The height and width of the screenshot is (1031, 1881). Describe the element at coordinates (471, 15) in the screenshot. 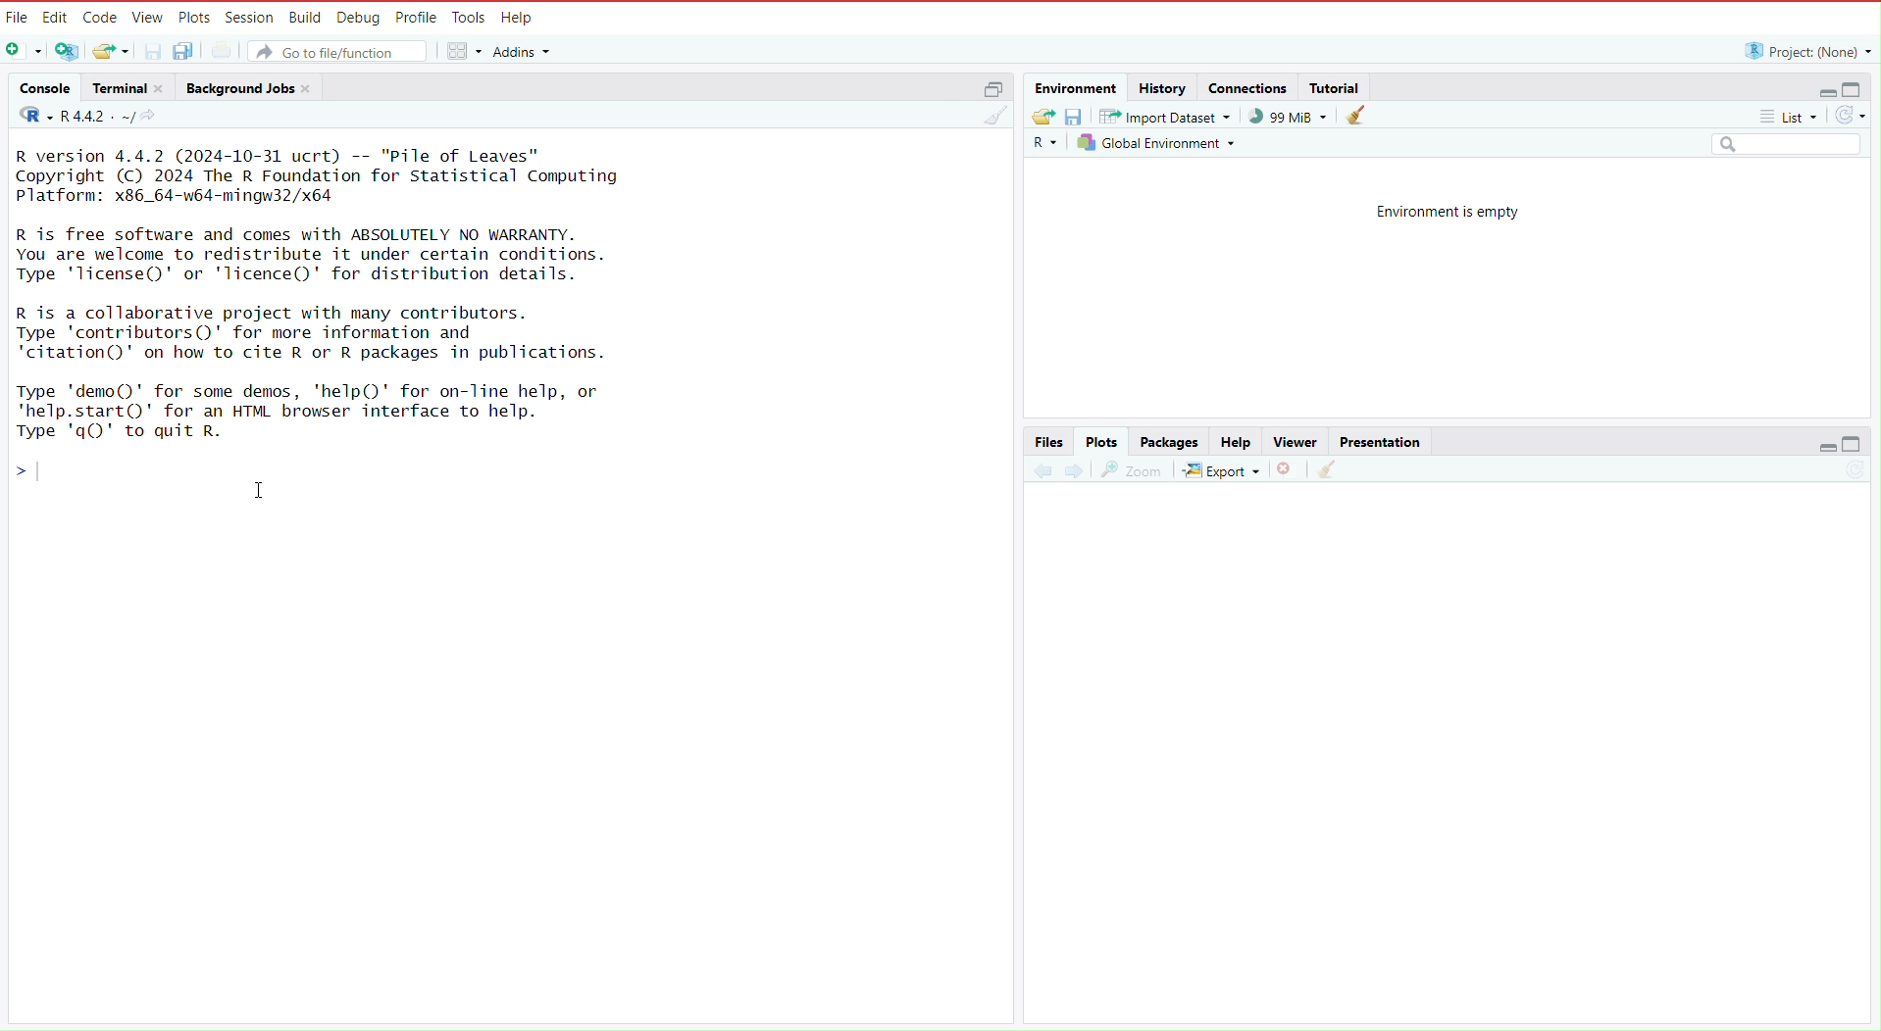

I see `tools` at that location.